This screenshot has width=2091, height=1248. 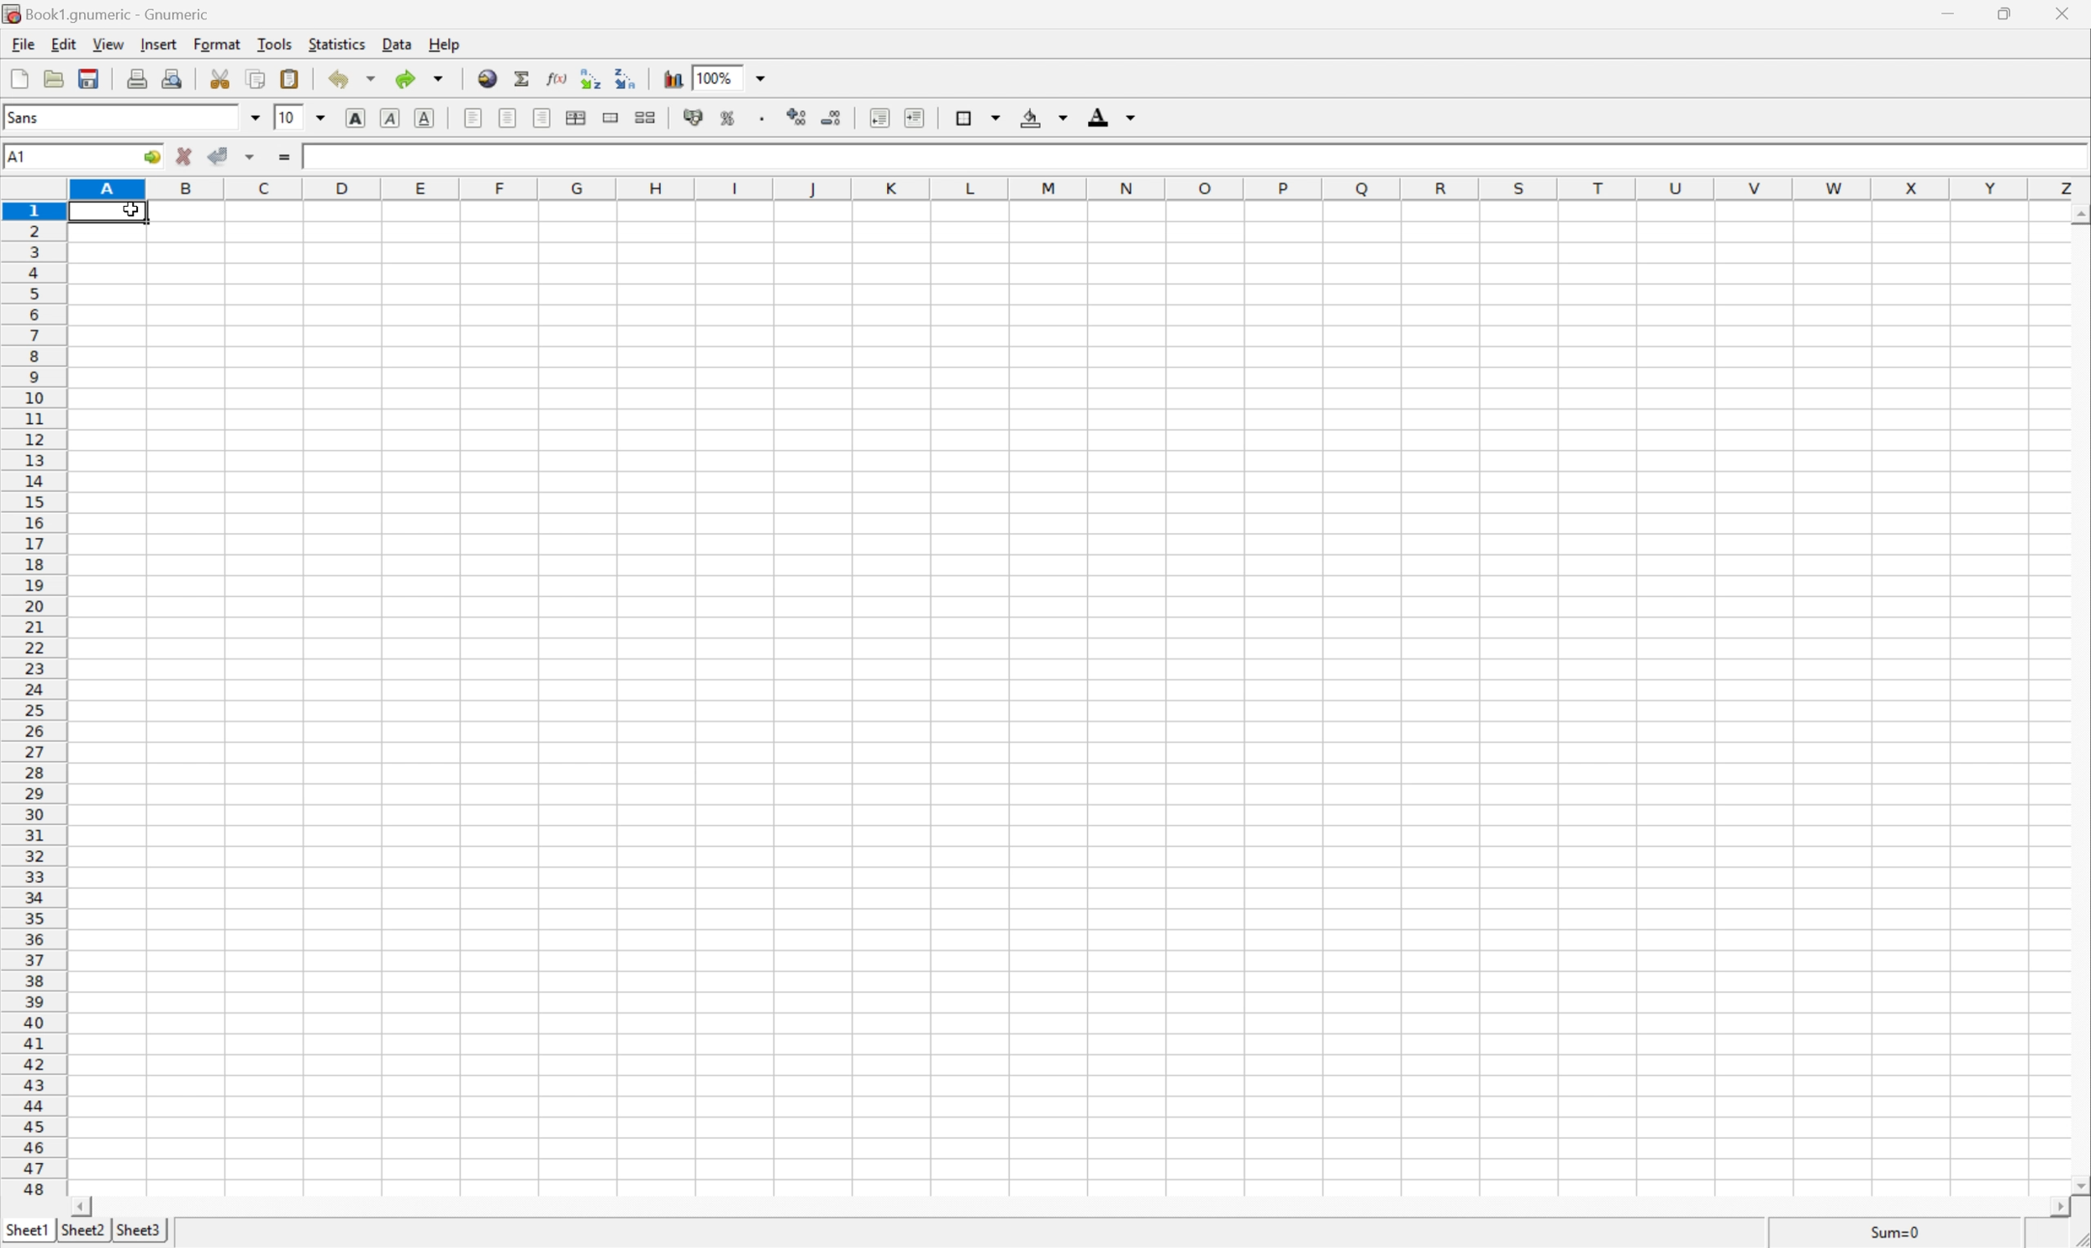 What do you see at coordinates (391, 119) in the screenshot?
I see `italic` at bounding box center [391, 119].